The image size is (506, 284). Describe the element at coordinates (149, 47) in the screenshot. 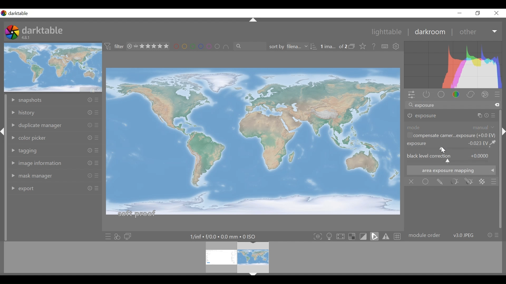

I see `range rating` at that location.